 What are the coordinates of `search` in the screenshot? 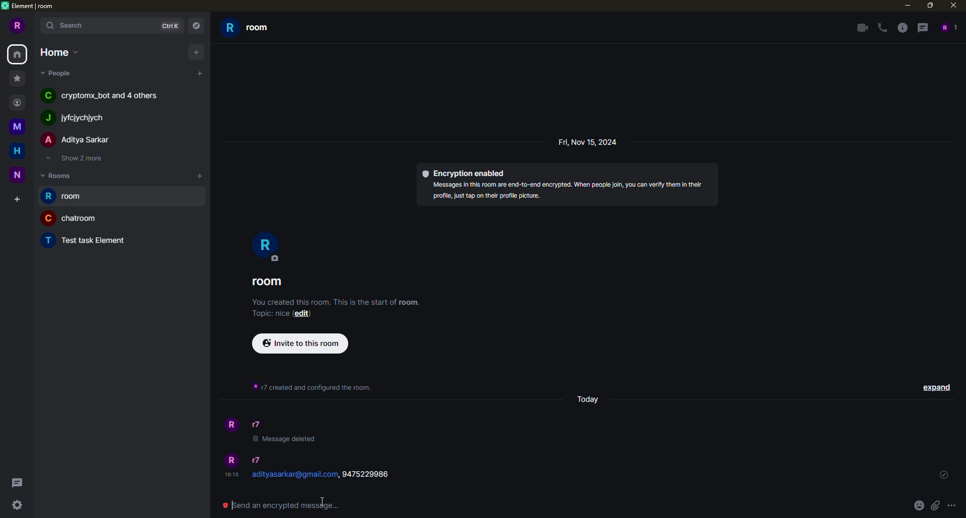 It's located at (68, 26).